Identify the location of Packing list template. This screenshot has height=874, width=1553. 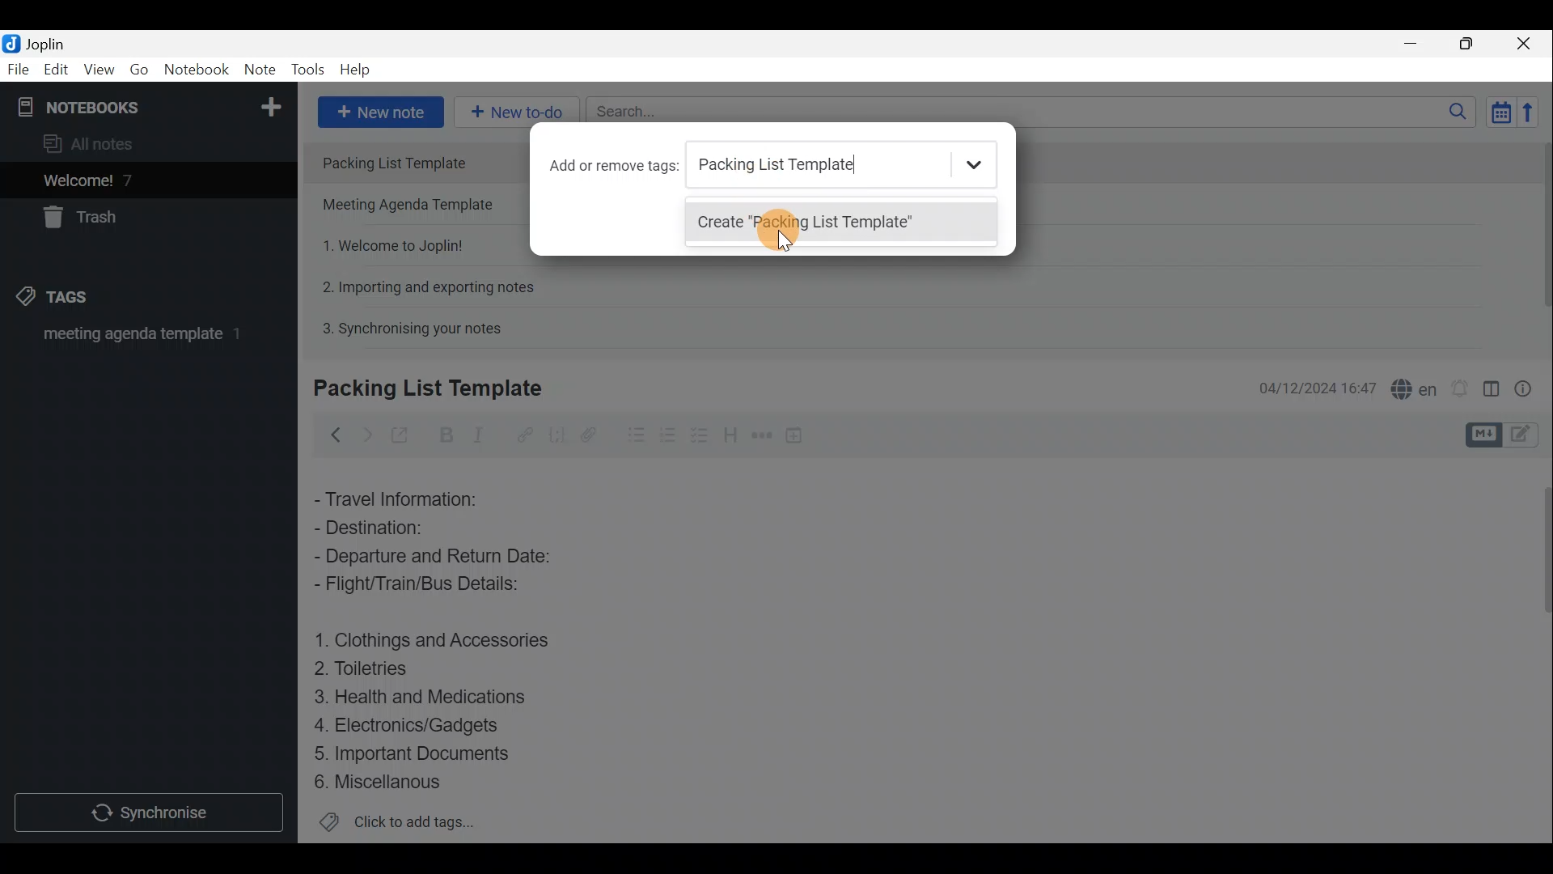
(806, 165).